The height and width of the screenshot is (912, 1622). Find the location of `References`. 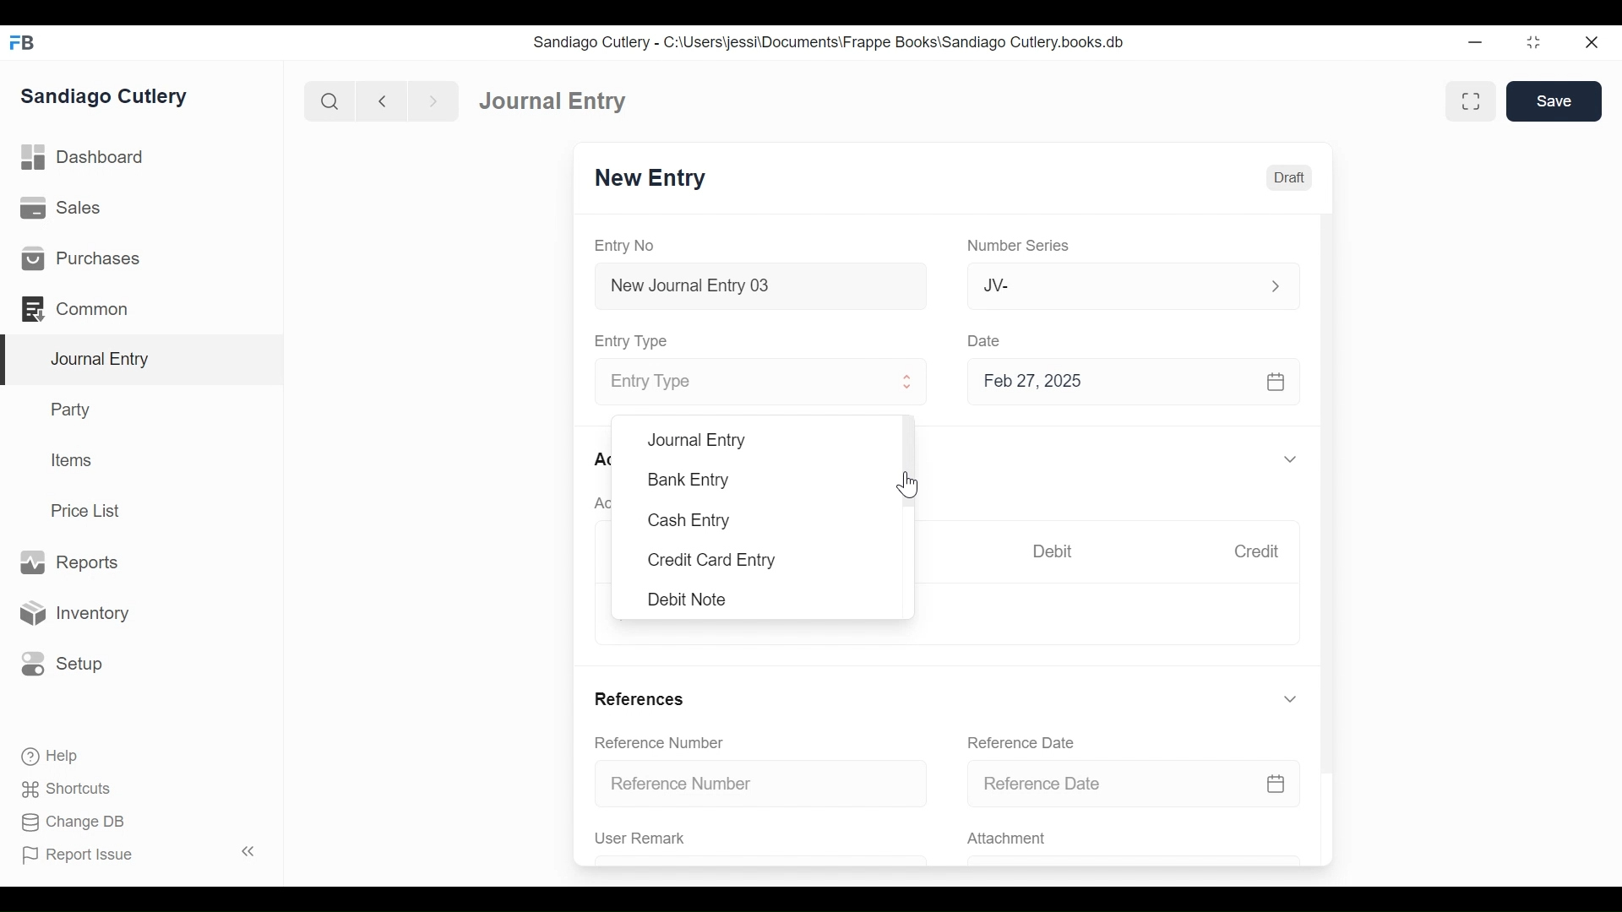

References is located at coordinates (642, 700).